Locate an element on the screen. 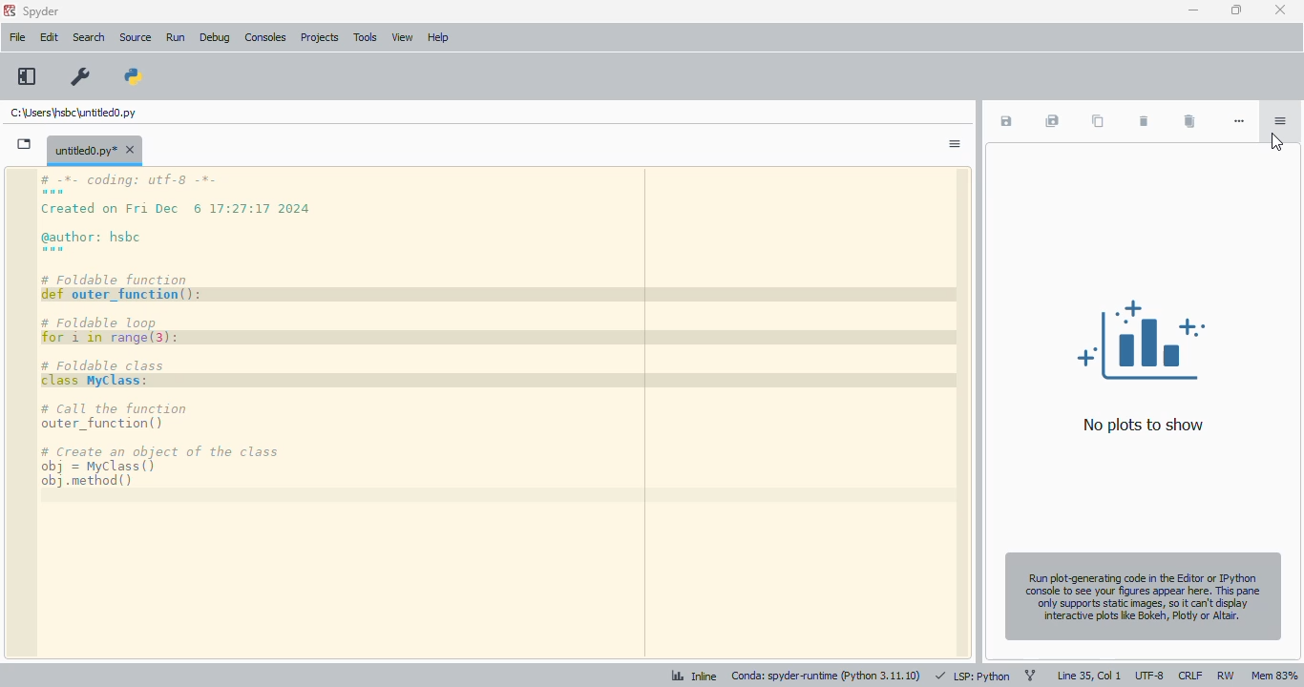 Image resolution: width=1304 pixels, height=687 pixels. UTF-8 is located at coordinates (1149, 677).